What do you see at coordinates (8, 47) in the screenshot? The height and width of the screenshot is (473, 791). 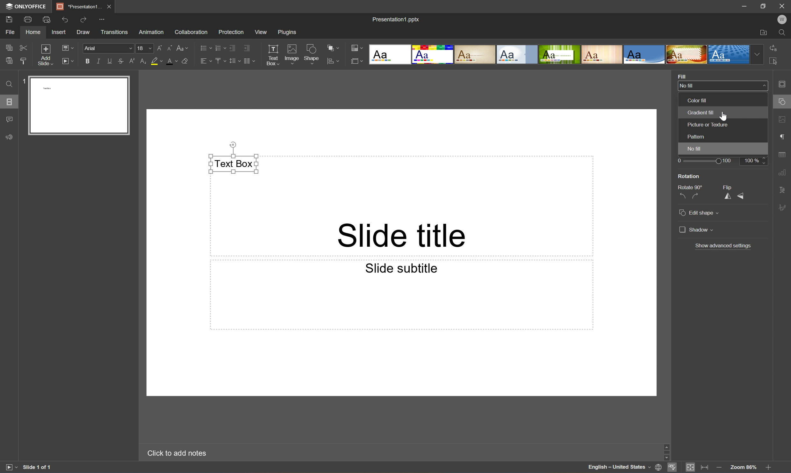 I see `Copy` at bounding box center [8, 47].